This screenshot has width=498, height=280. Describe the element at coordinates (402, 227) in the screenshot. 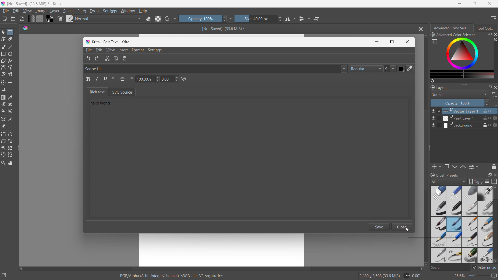

I see `Close` at that location.